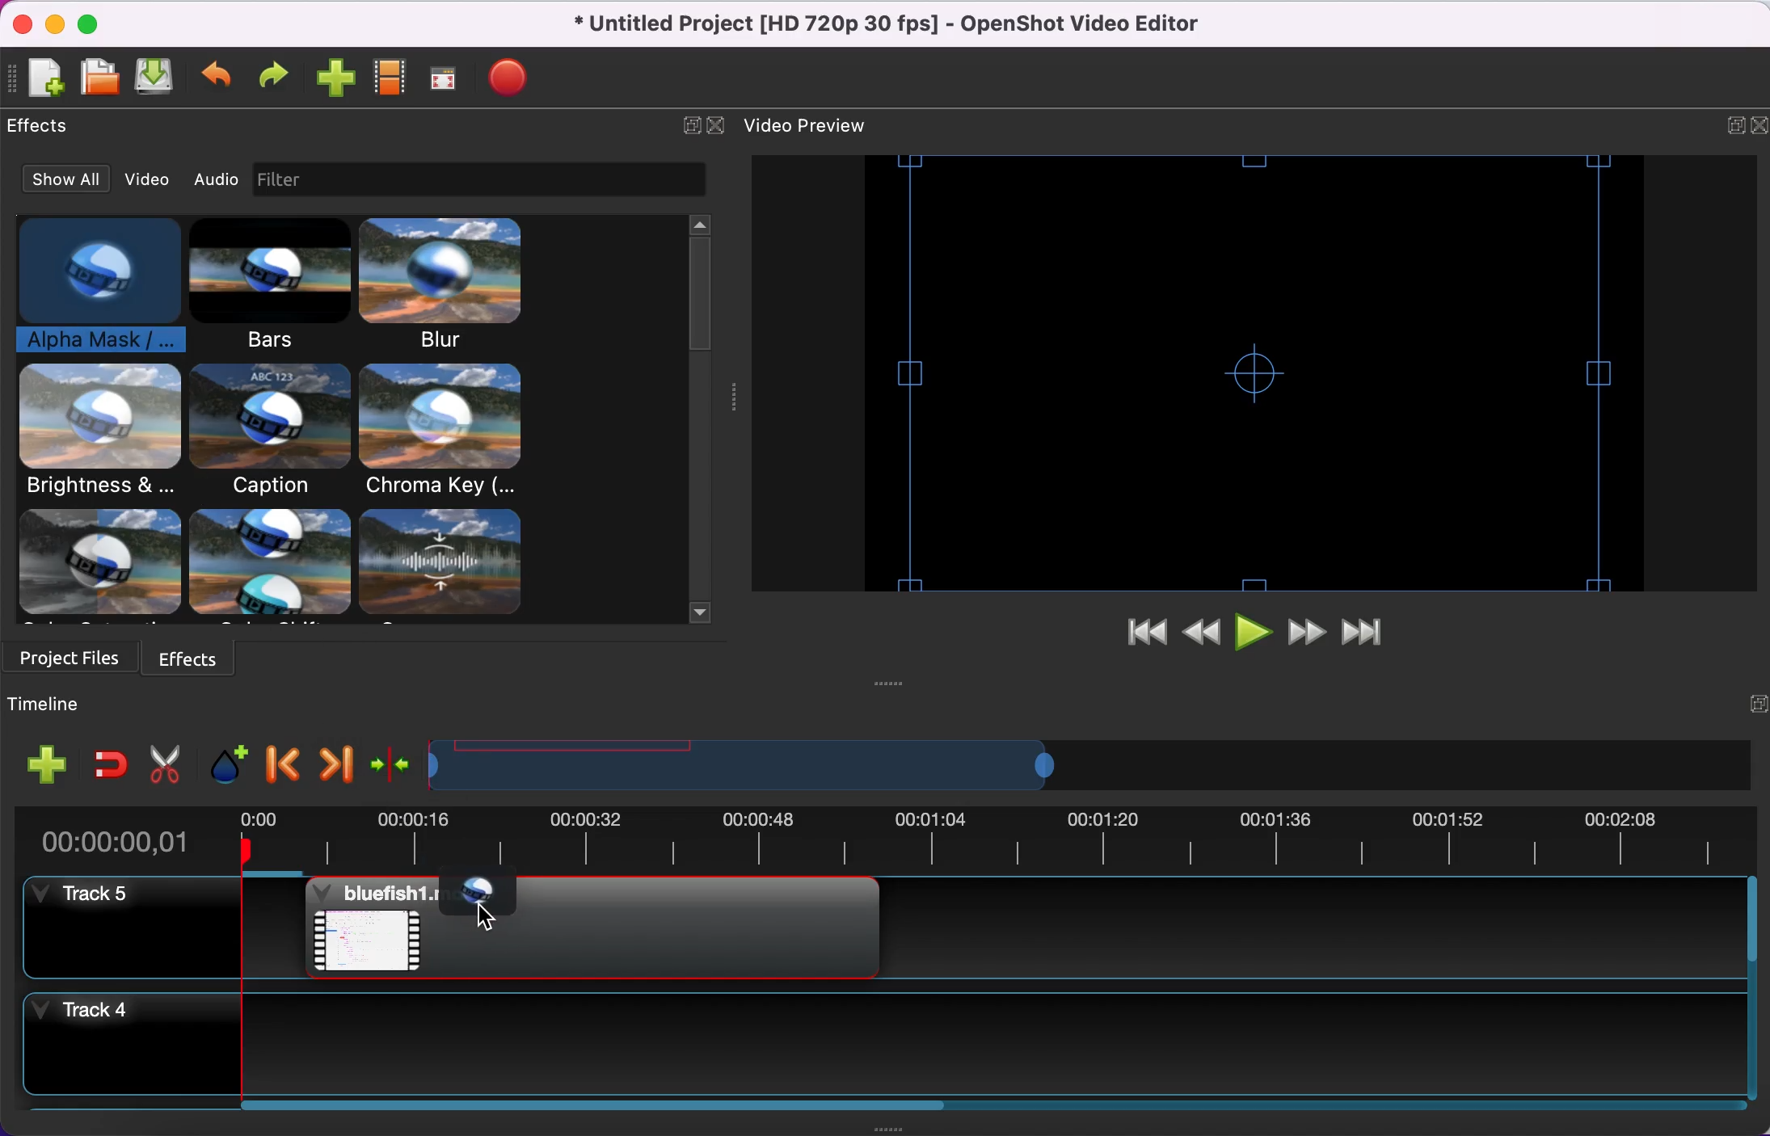 The height and width of the screenshot is (1136, 1770). What do you see at coordinates (484, 914) in the screenshot?
I see `Cursor` at bounding box center [484, 914].